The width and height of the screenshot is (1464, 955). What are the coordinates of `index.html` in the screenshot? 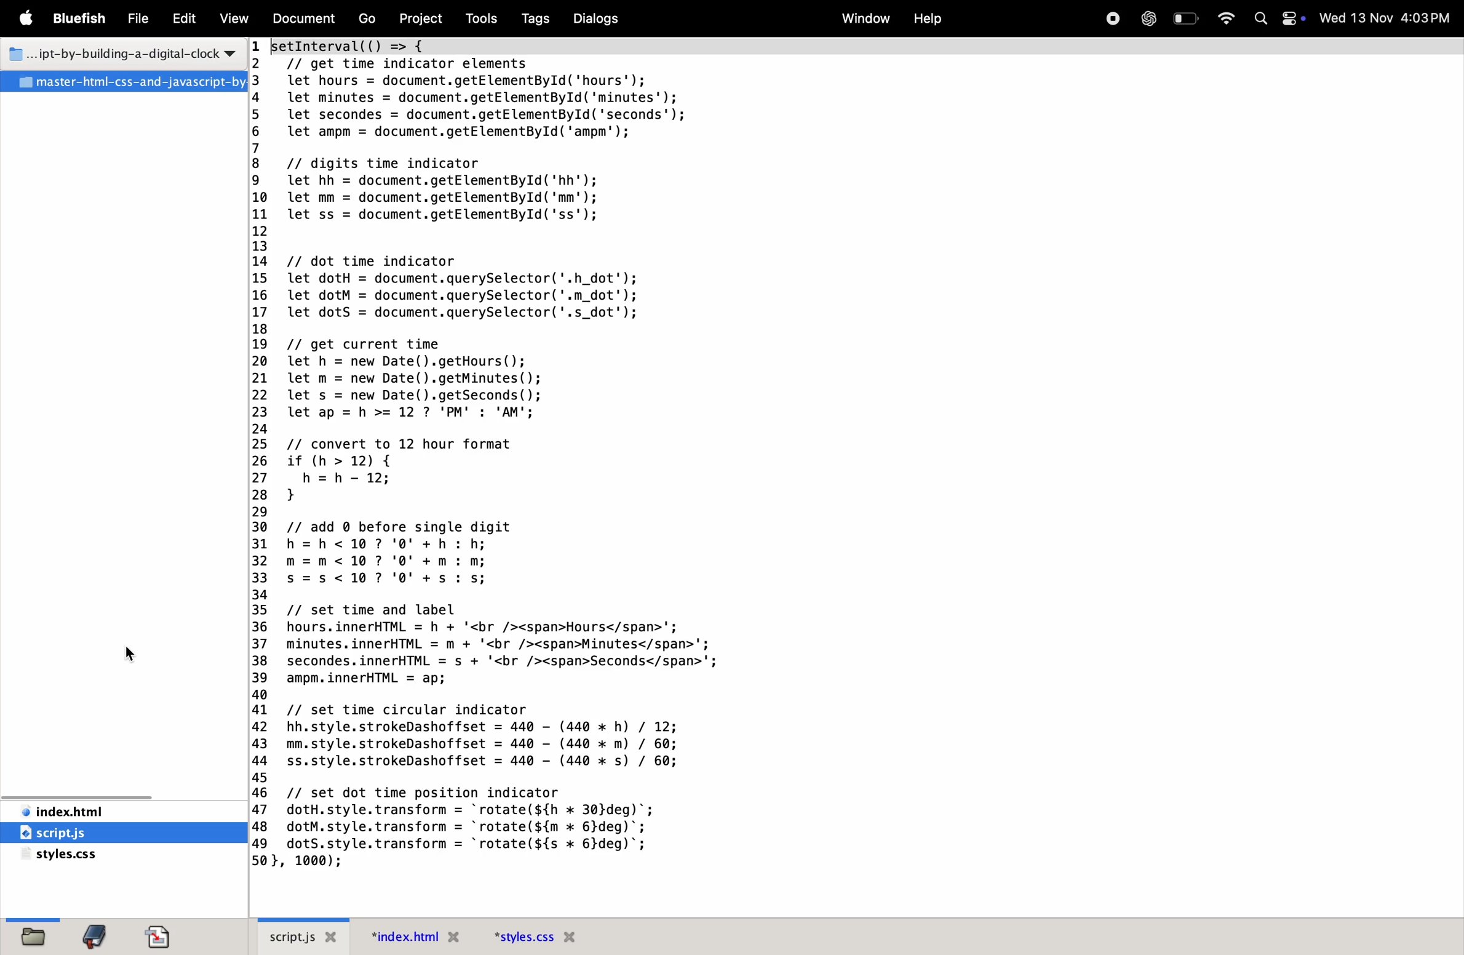 It's located at (114, 811).